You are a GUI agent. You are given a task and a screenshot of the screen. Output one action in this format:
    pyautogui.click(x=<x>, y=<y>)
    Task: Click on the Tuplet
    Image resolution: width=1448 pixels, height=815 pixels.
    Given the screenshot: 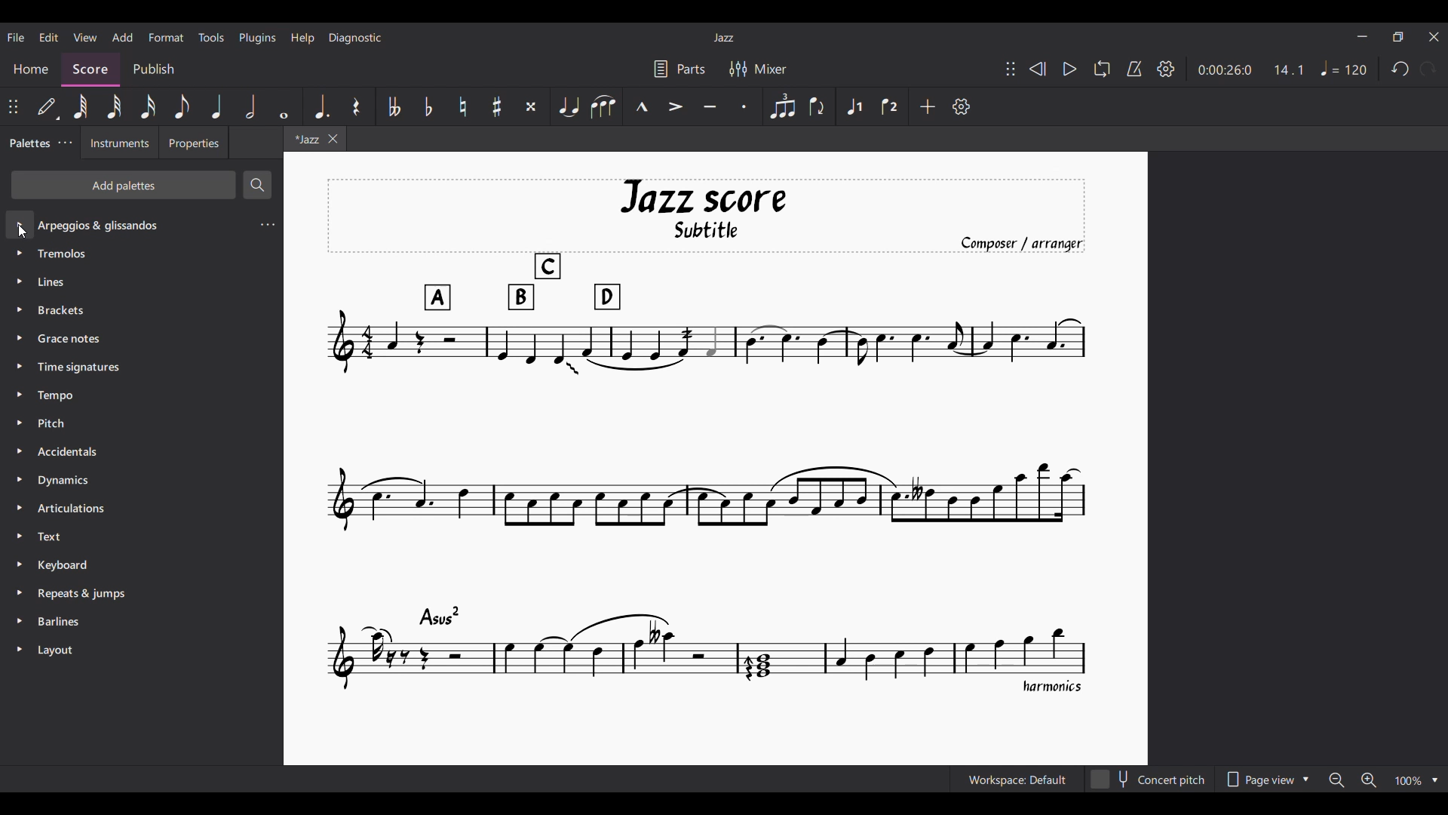 What is the action you would take?
    pyautogui.click(x=783, y=107)
    